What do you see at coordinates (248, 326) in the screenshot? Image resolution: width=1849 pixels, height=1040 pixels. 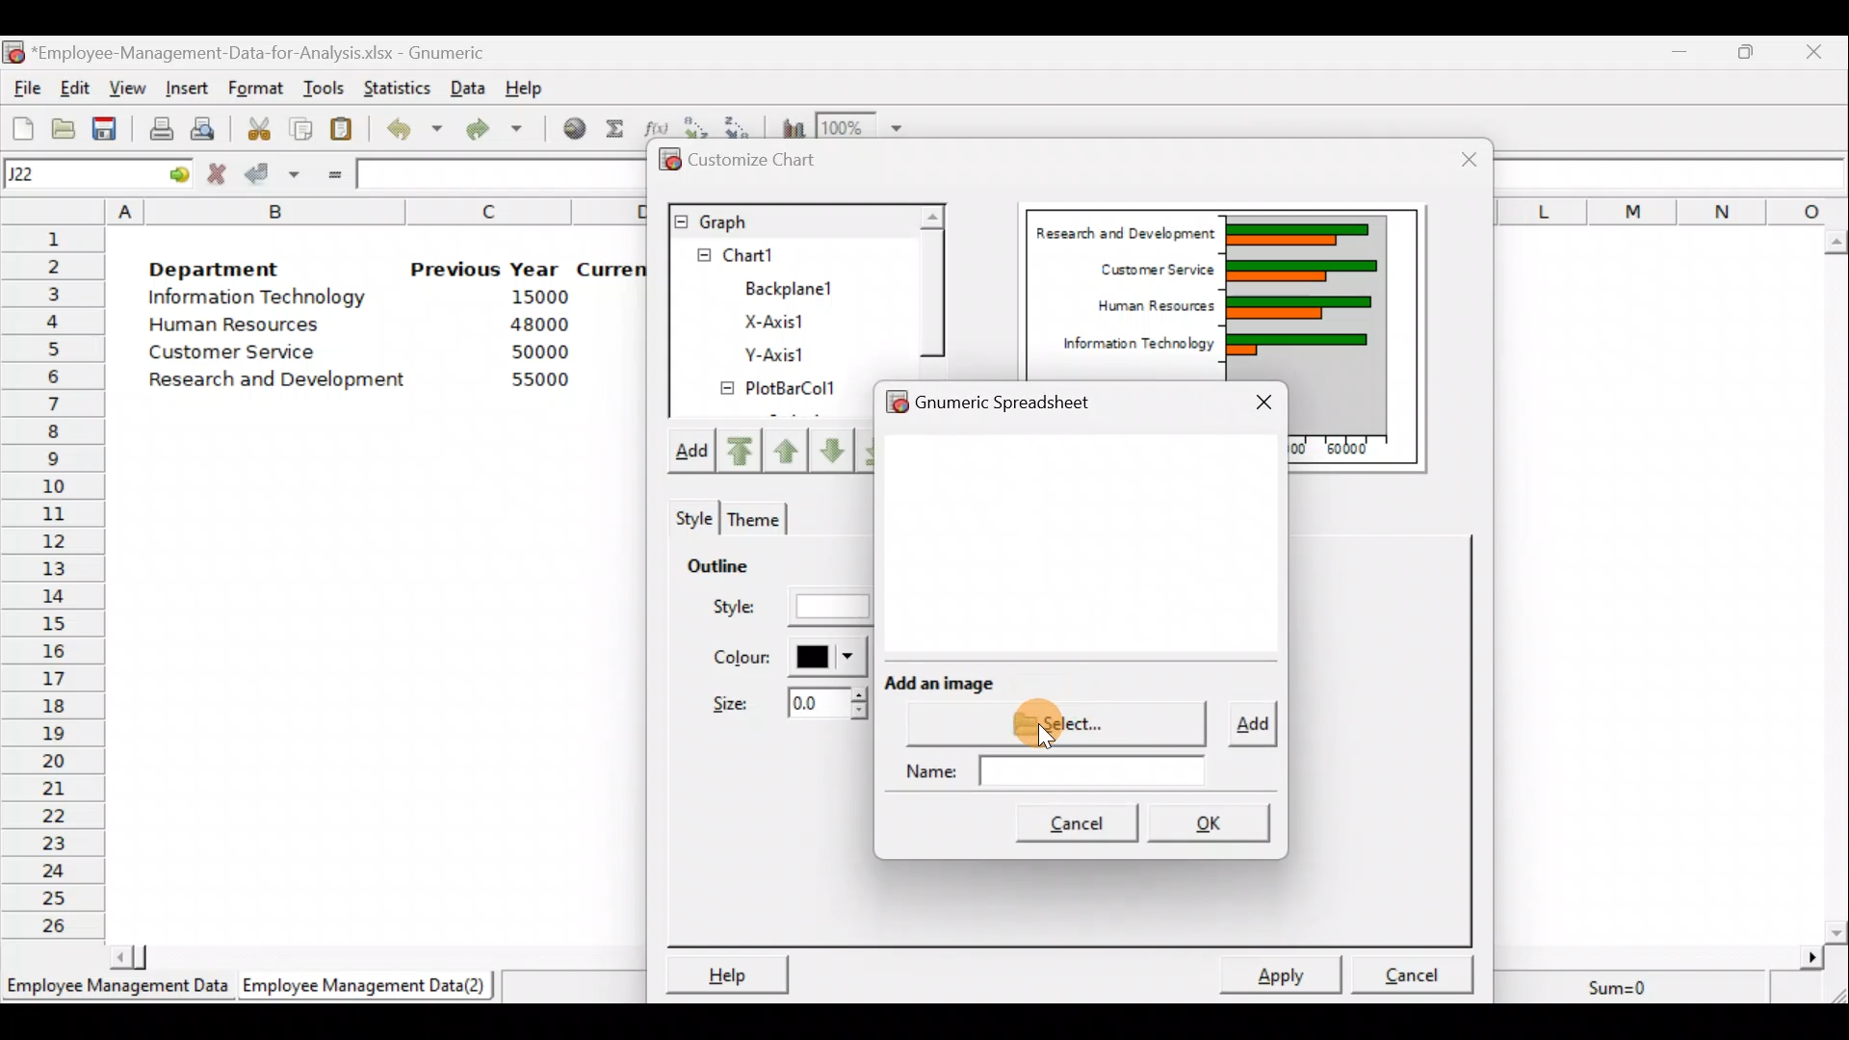 I see `Human Resources` at bounding box center [248, 326].